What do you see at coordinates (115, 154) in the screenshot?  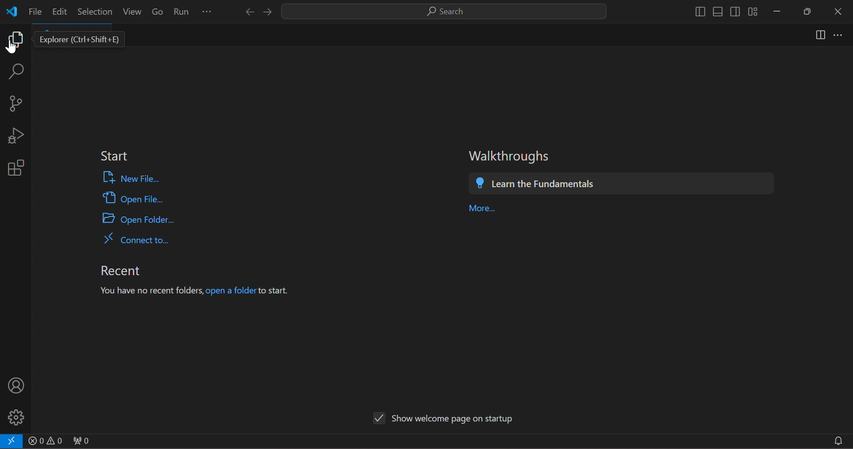 I see `start` at bounding box center [115, 154].